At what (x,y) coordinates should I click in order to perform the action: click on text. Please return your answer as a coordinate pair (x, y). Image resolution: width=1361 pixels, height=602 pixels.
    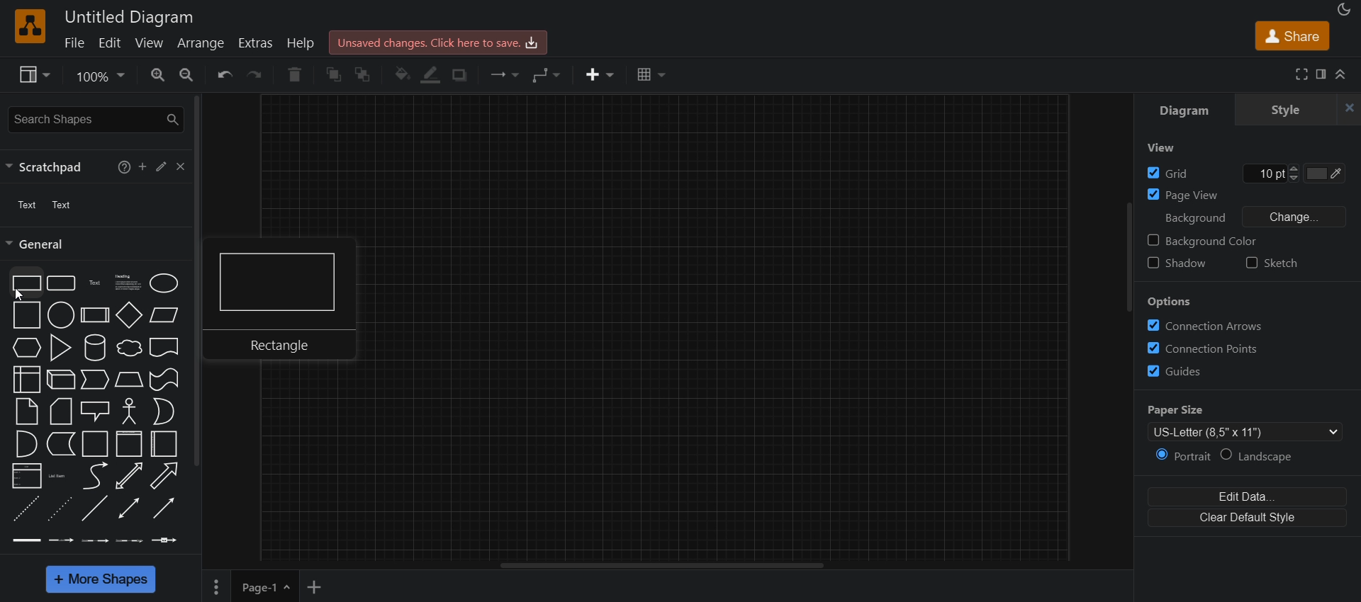
    Looking at the image, I should click on (44, 205).